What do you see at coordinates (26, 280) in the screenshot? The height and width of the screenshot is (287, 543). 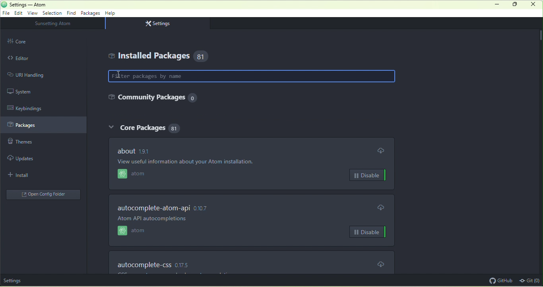 I see `sunsetting atom` at bounding box center [26, 280].